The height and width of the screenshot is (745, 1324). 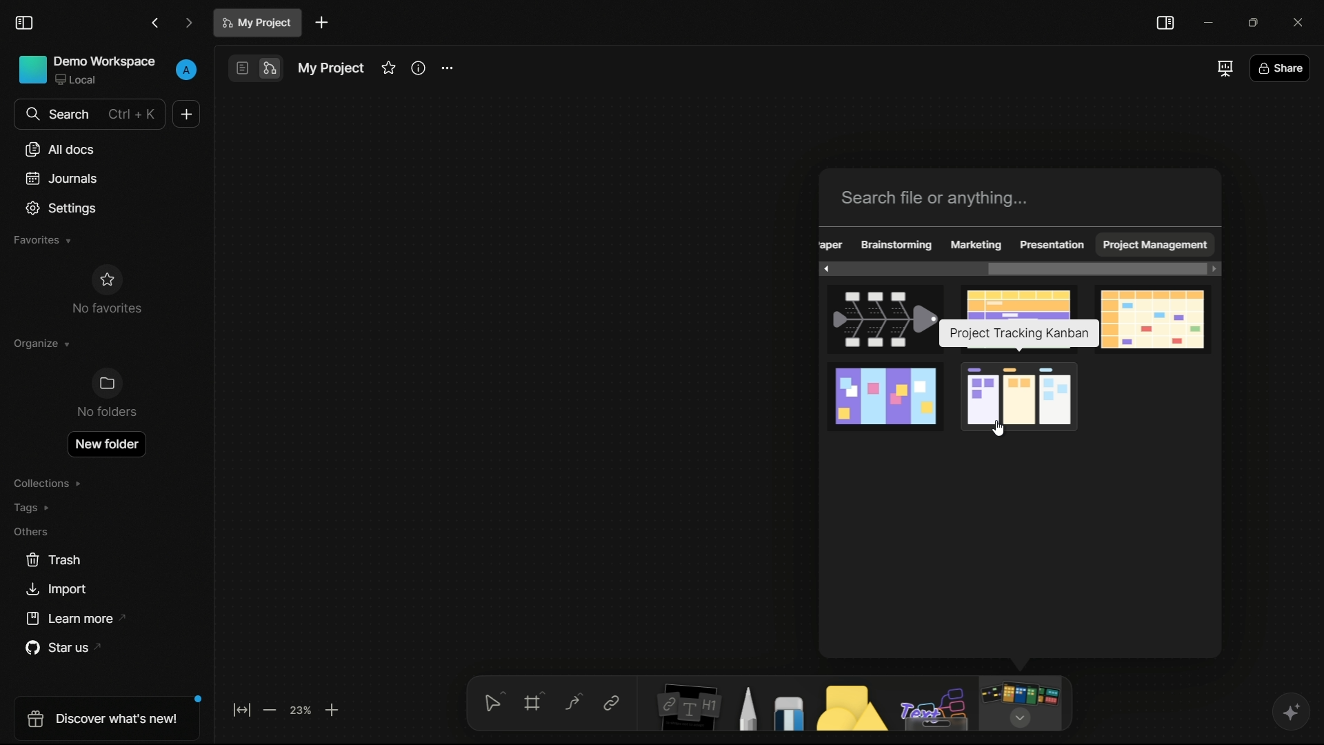 What do you see at coordinates (1021, 397) in the screenshot?
I see `project tracking kanban template` at bounding box center [1021, 397].